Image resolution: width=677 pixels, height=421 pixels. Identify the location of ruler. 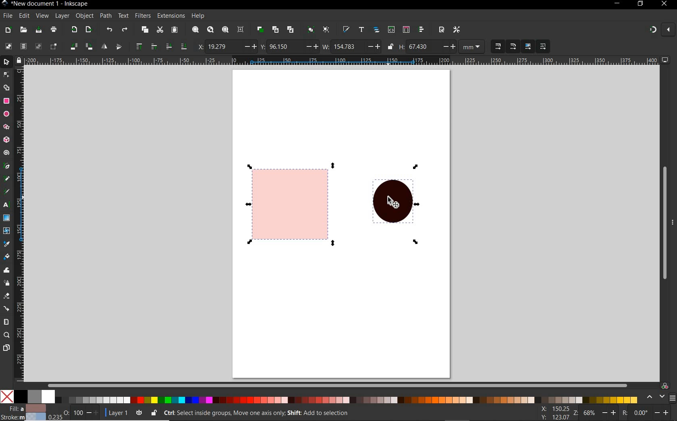
(343, 60).